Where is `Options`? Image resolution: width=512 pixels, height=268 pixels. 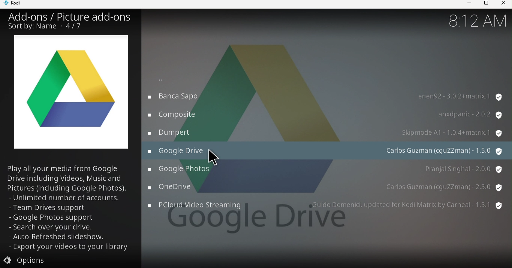
Options is located at coordinates (67, 260).